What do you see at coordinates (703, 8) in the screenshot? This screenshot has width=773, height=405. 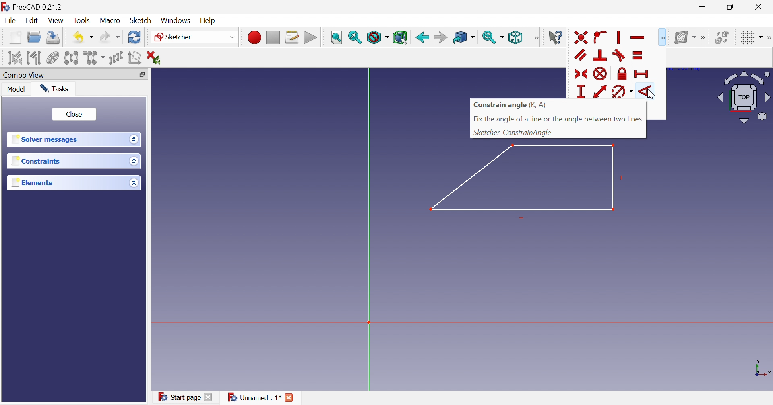 I see `Minimize` at bounding box center [703, 8].